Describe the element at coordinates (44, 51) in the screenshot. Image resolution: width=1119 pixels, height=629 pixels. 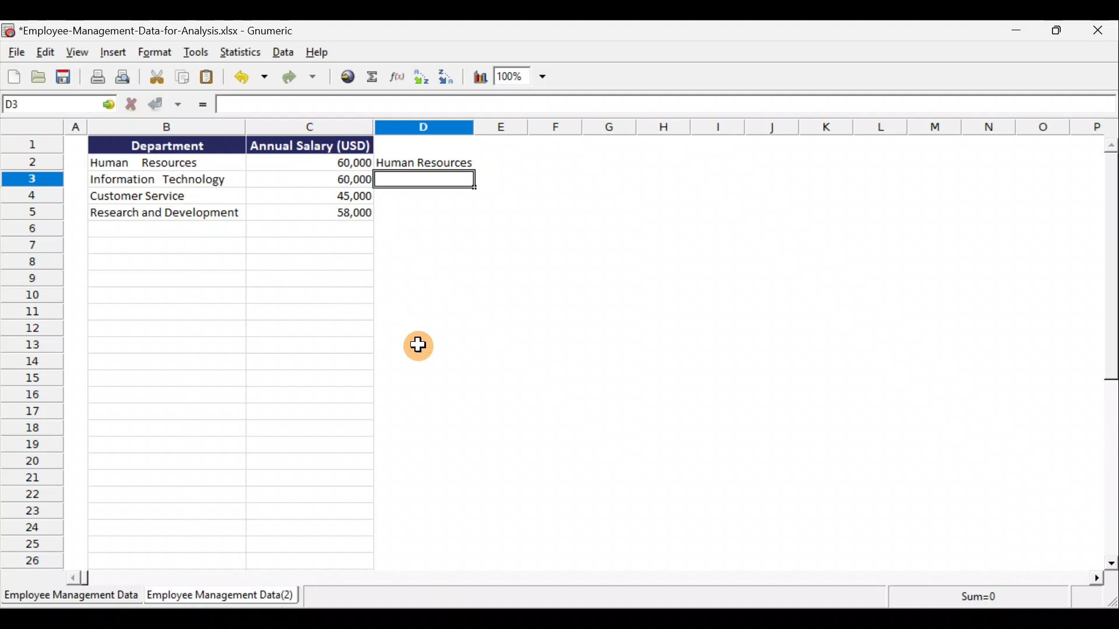
I see `Edit` at that location.